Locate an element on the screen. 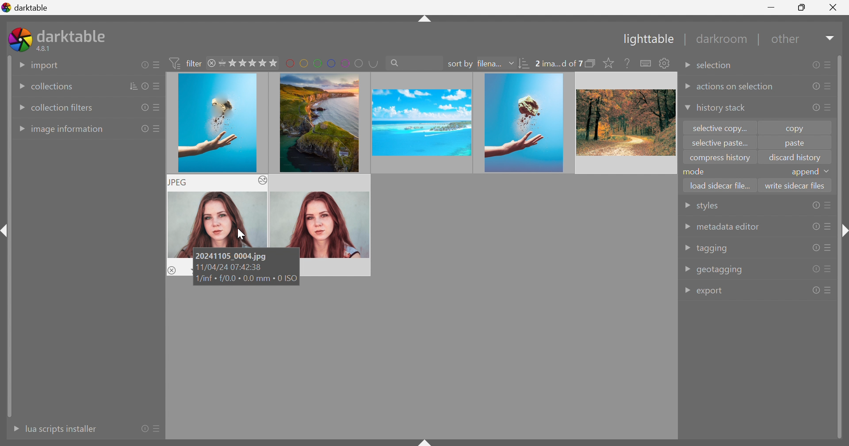 The height and width of the screenshot is (446, 849). 4.8.1 is located at coordinates (47, 49).